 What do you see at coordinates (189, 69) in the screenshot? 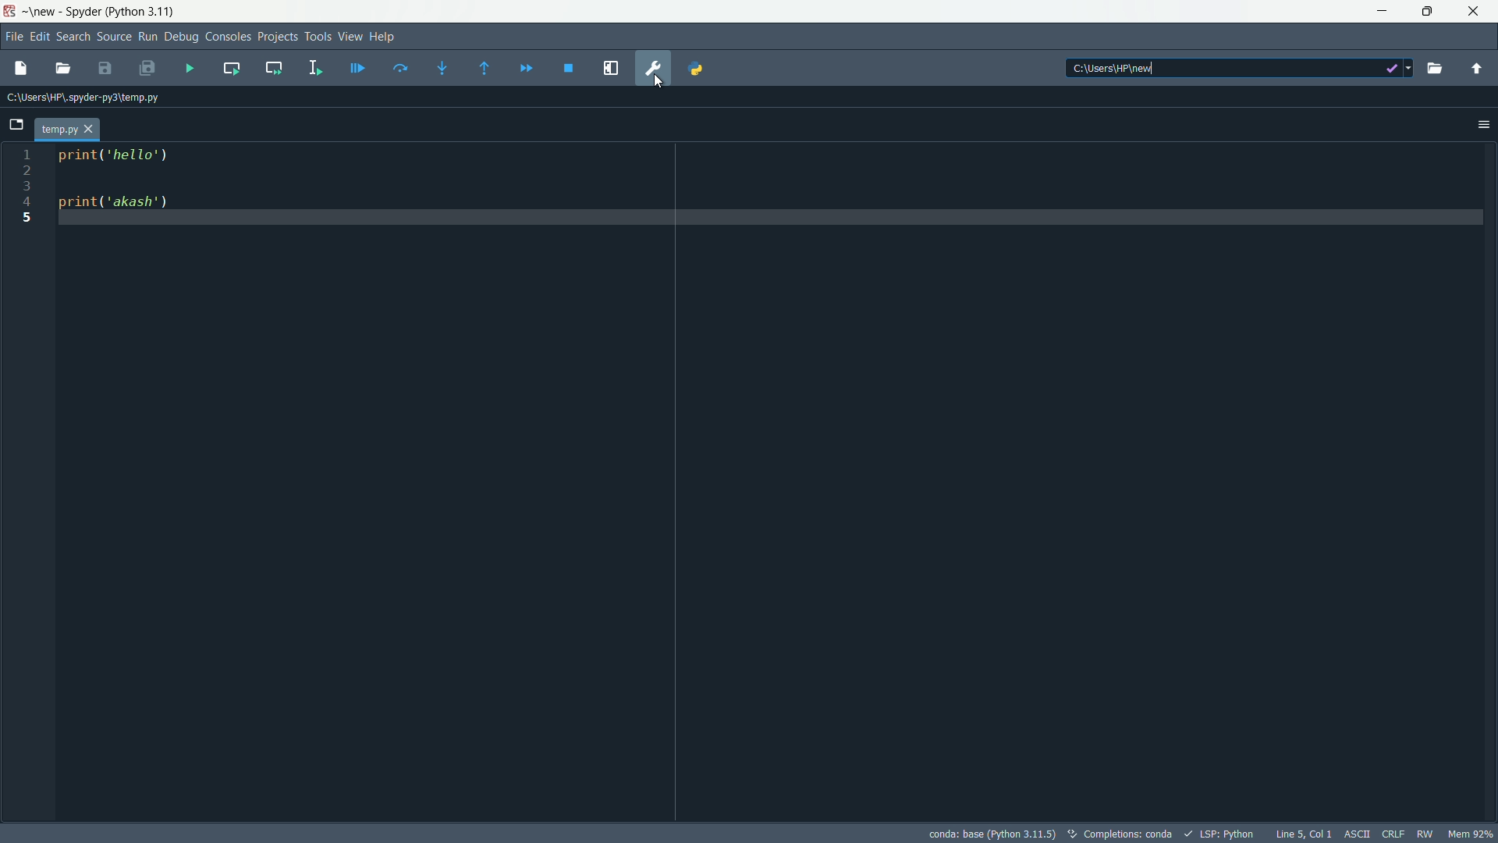
I see `run file` at bounding box center [189, 69].